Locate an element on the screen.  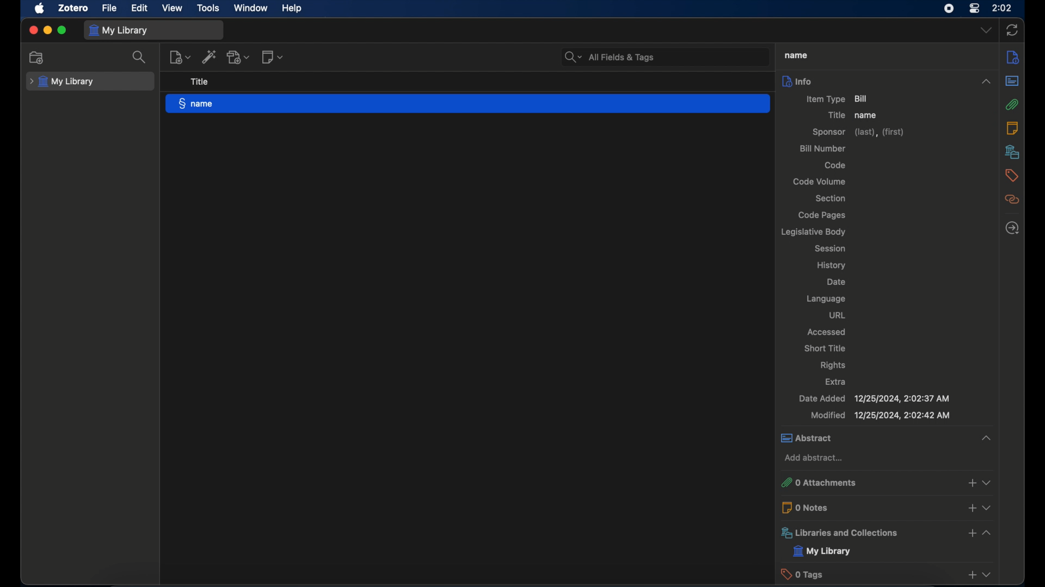
zotero is located at coordinates (72, 9).